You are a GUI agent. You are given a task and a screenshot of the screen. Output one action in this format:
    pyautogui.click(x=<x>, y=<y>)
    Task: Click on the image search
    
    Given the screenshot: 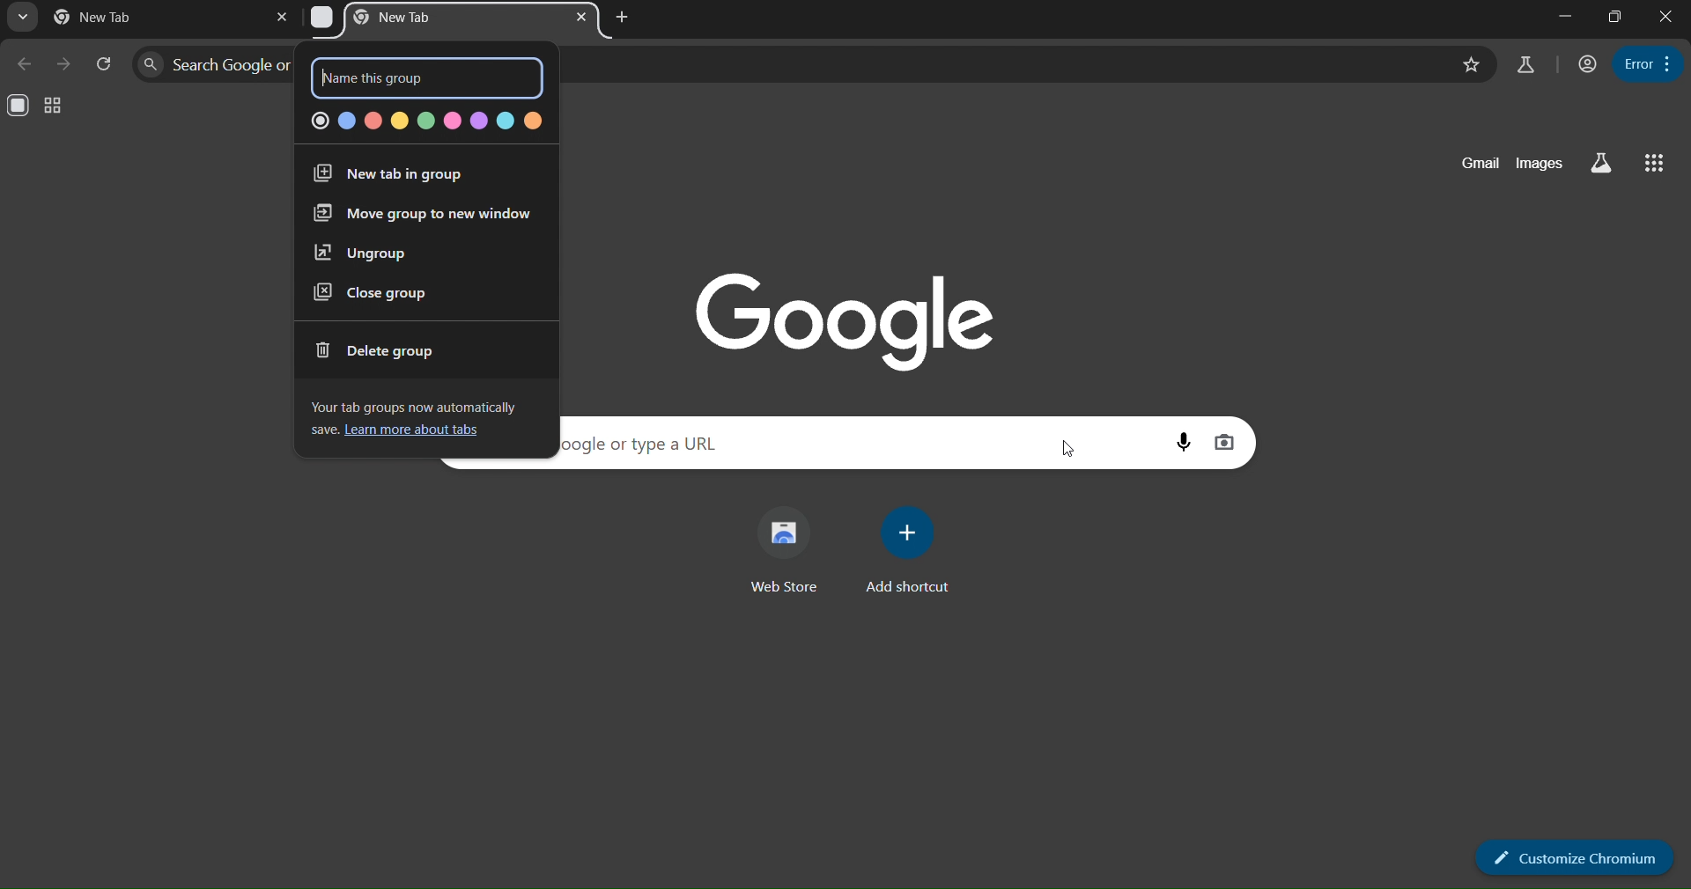 What is the action you would take?
    pyautogui.click(x=1226, y=444)
    